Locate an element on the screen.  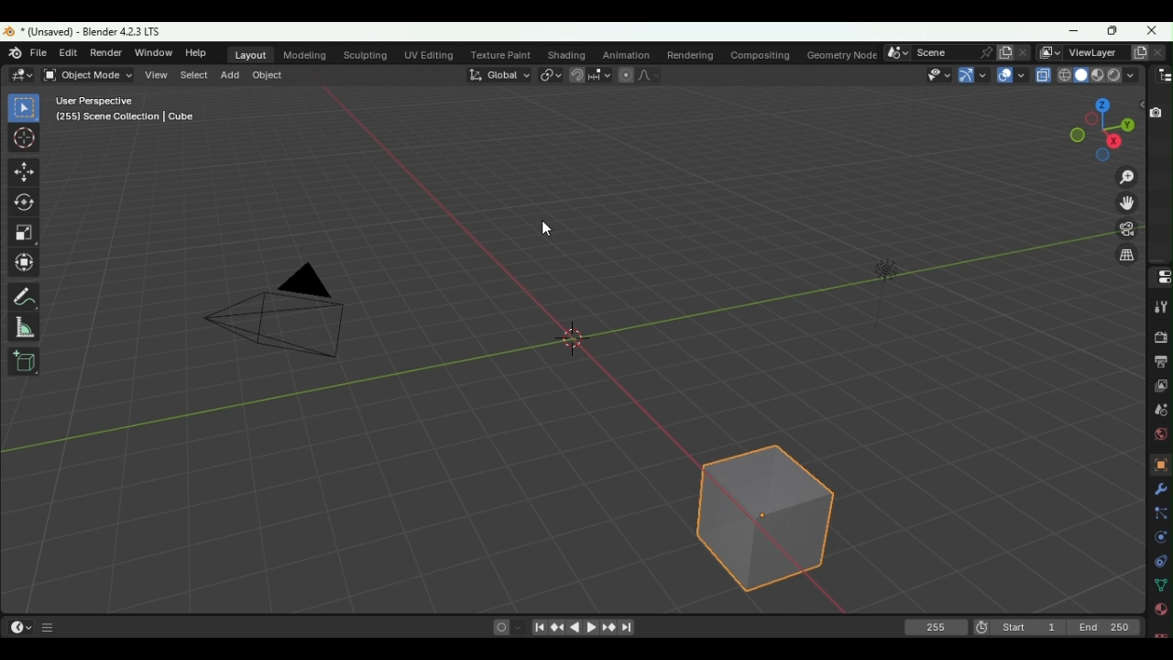
Blender logo is located at coordinates (16, 54).